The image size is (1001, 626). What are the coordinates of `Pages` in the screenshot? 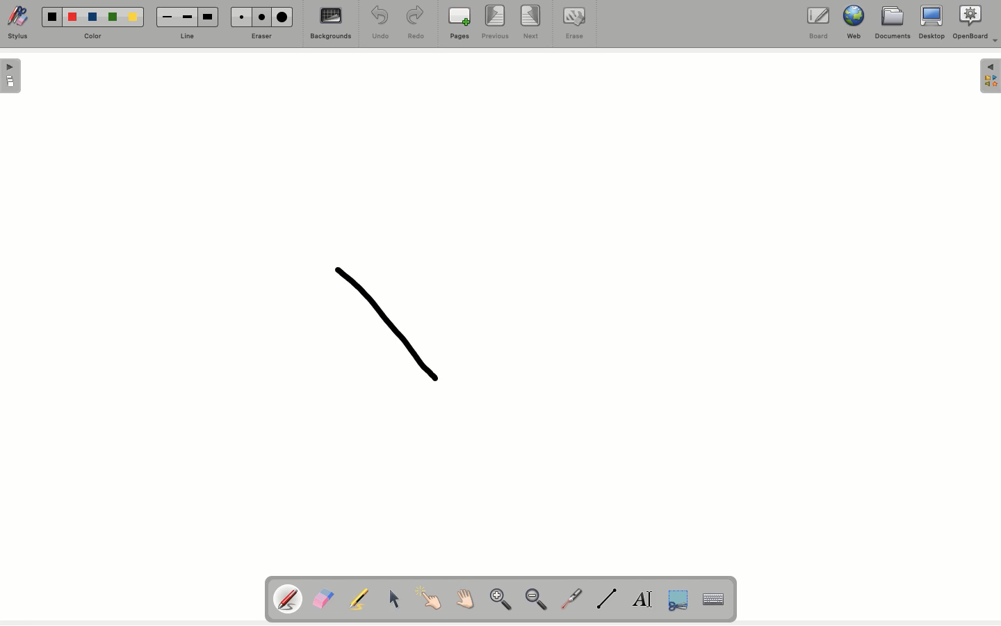 It's located at (461, 24).